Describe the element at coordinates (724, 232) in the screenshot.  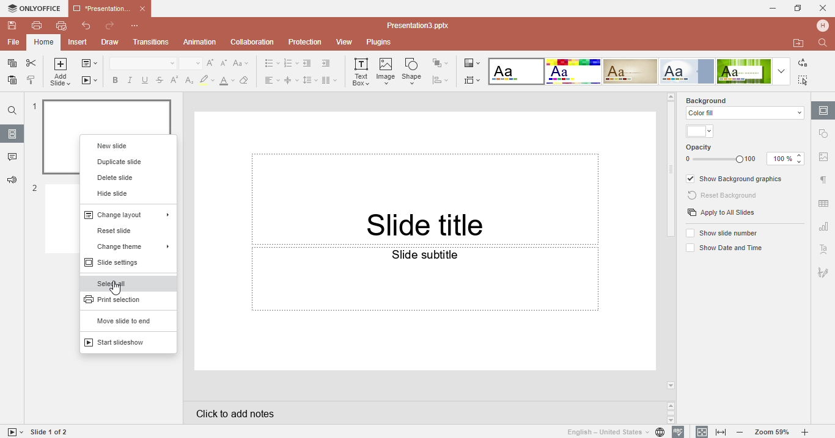
I see `Show slide numbers` at that location.